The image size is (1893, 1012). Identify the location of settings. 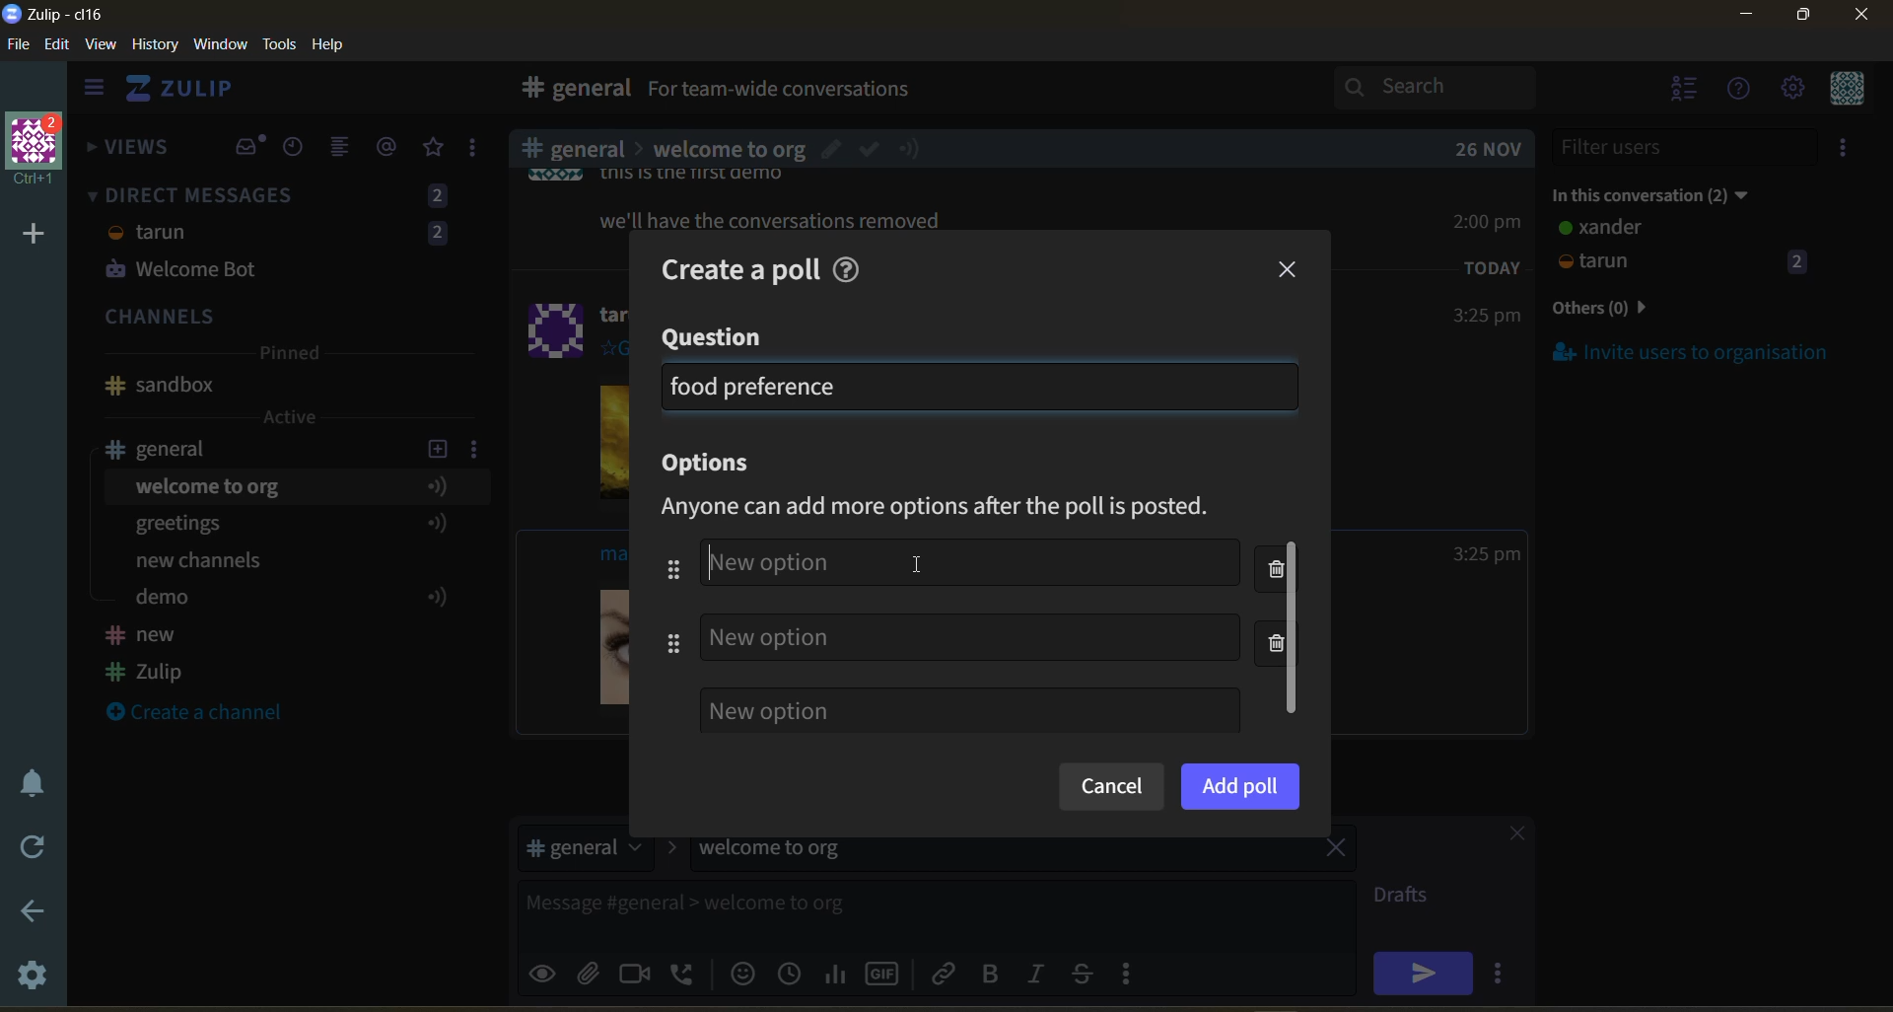
(35, 978).